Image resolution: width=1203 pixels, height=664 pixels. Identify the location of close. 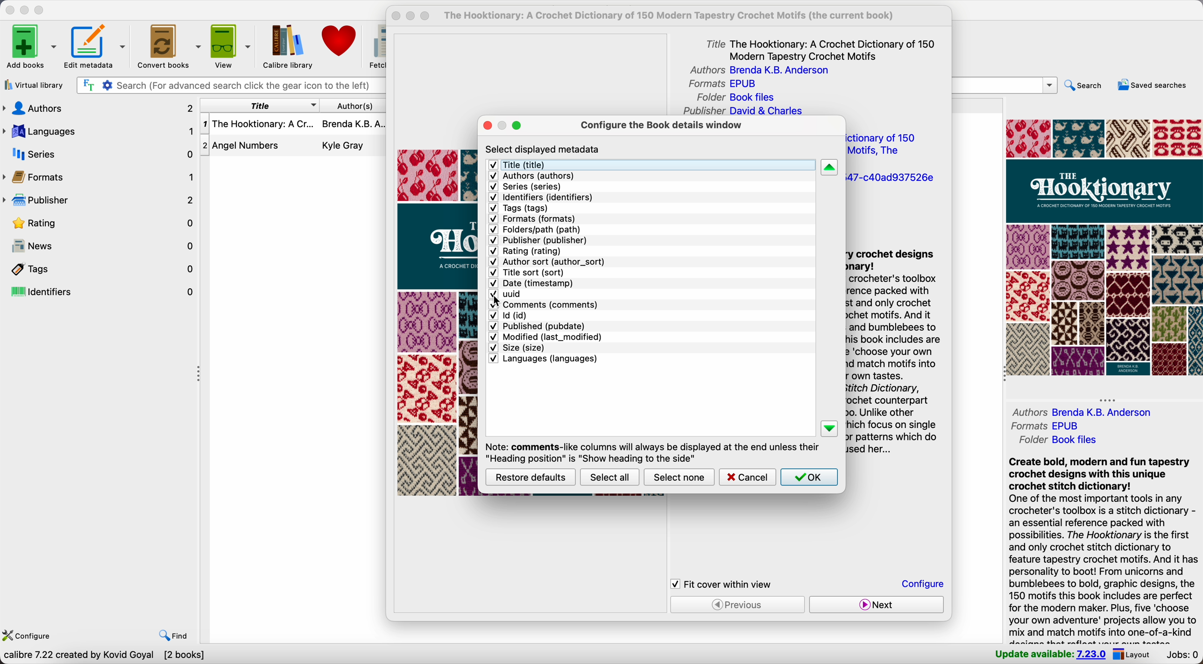
(10, 10).